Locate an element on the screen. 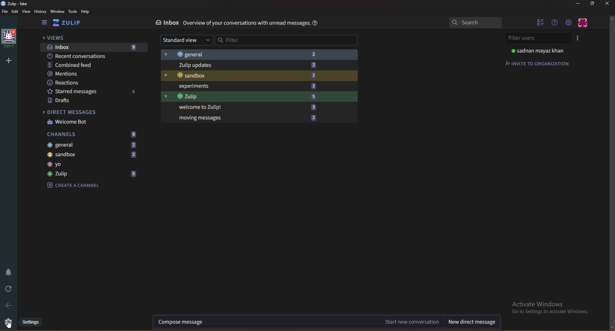 The image size is (615, 331). Hide left sidebar is located at coordinates (45, 23).